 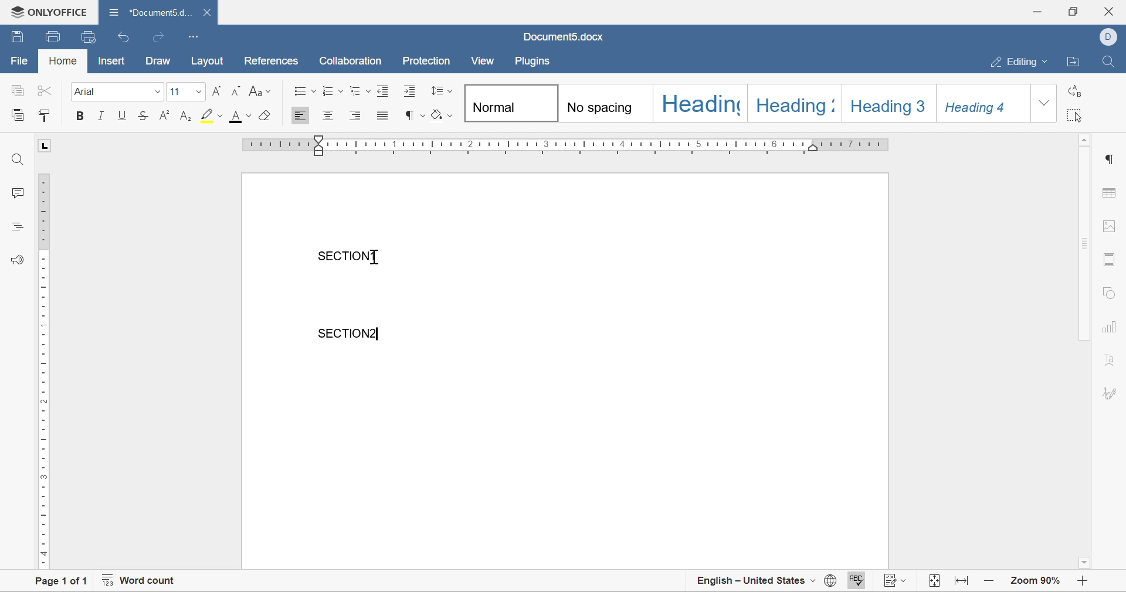 I want to click on set document language, so click(x=830, y=583).